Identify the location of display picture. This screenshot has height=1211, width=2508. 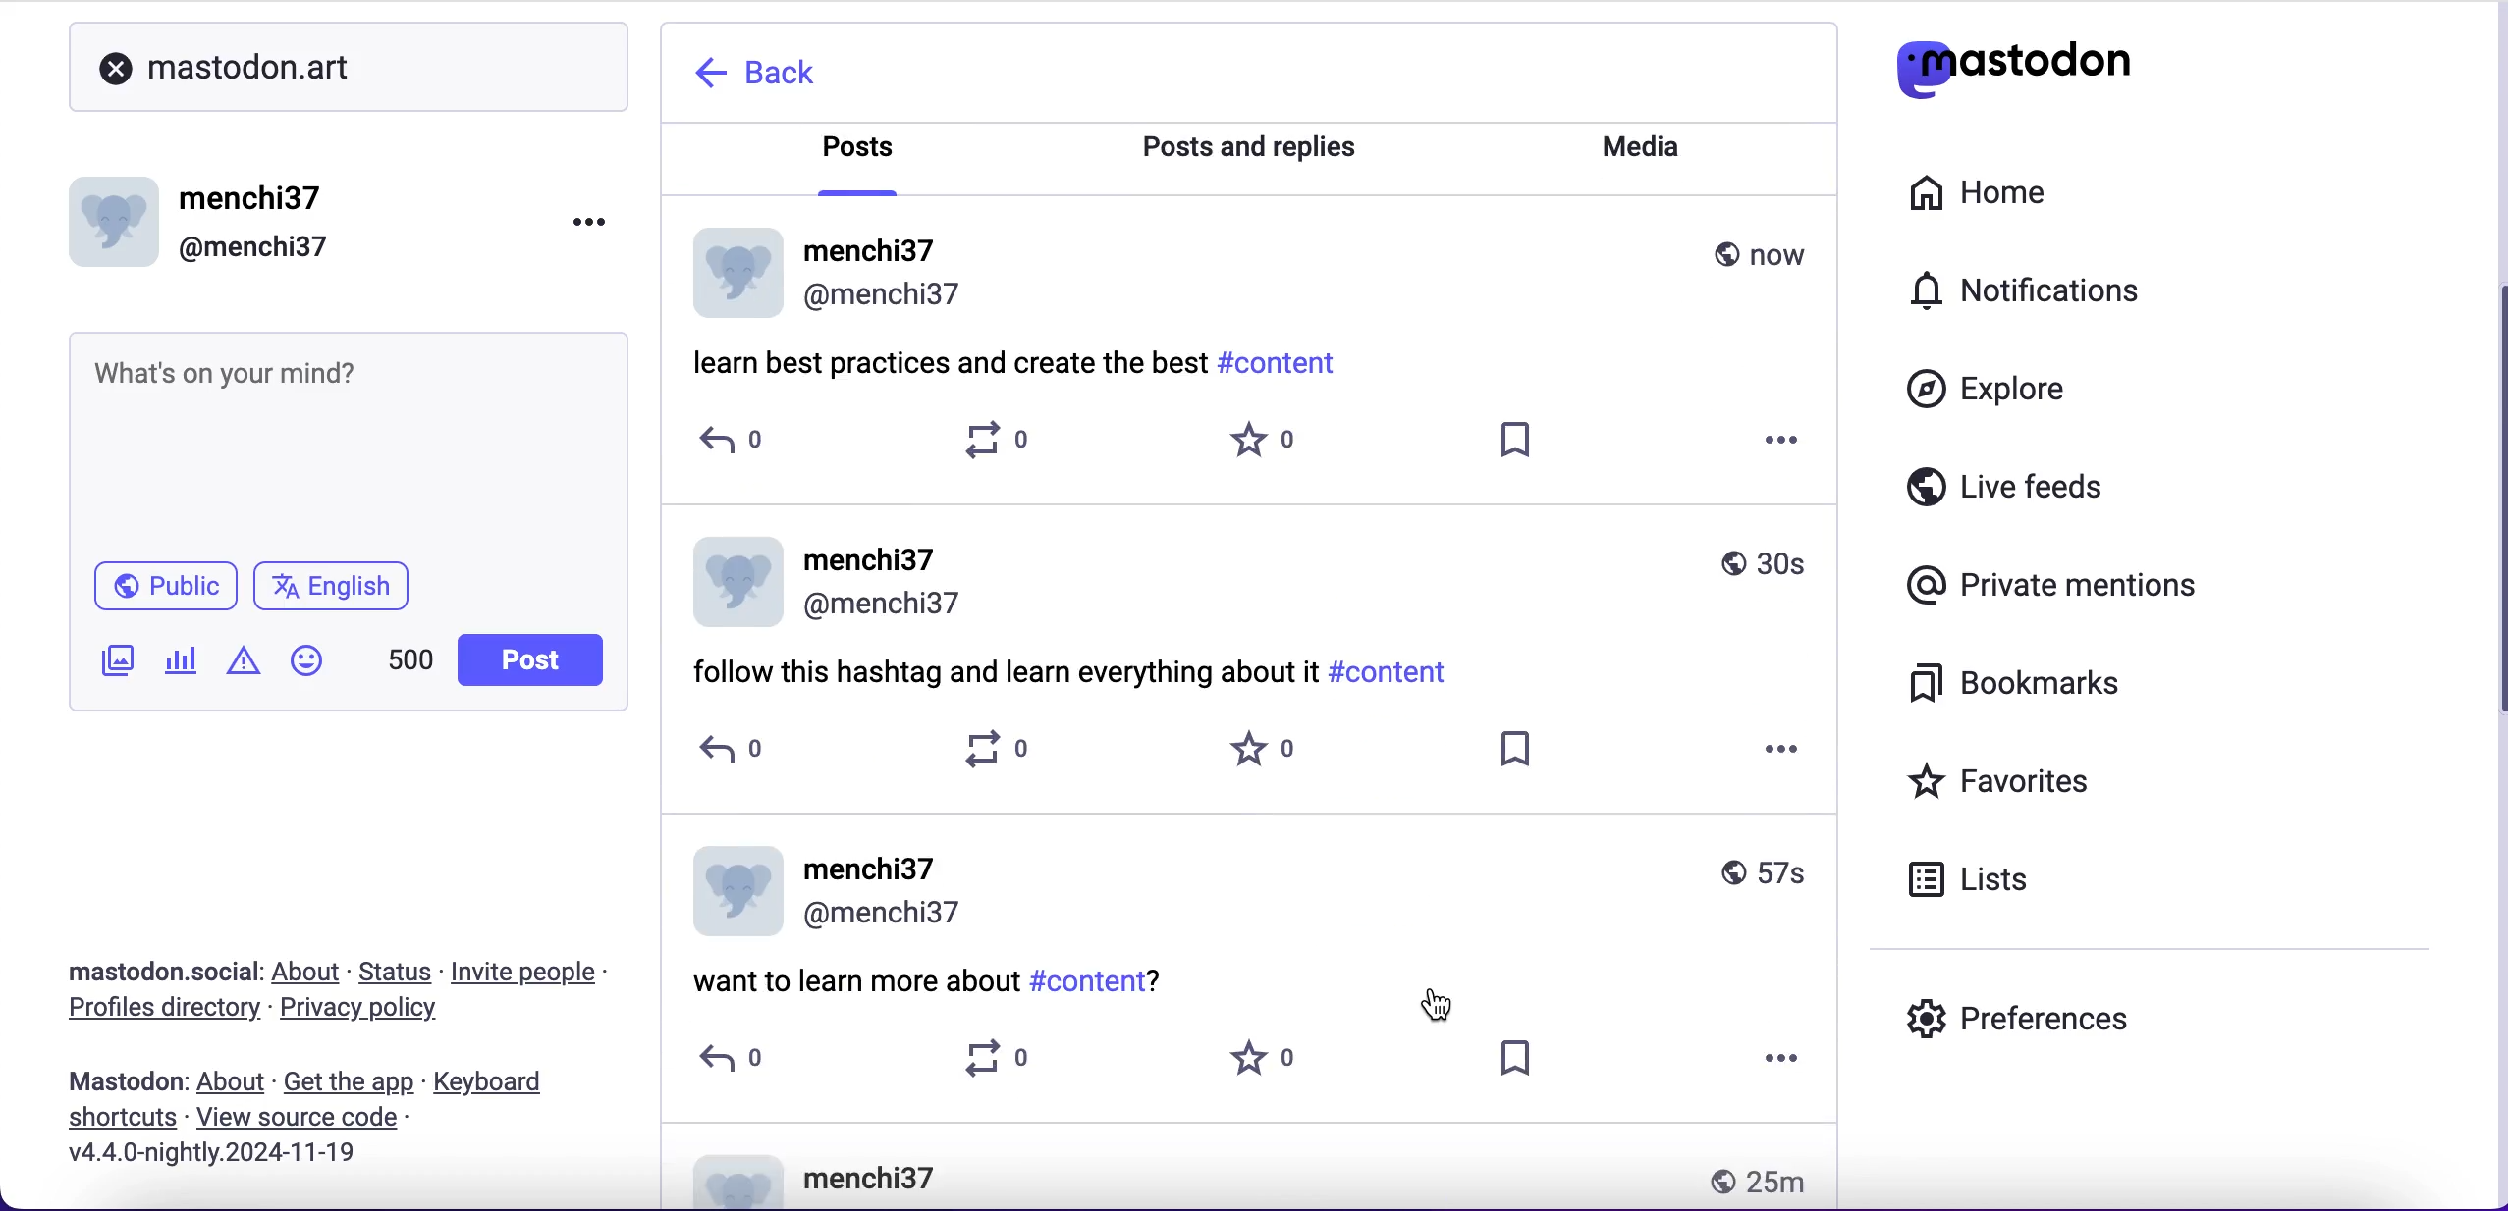
(734, 271).